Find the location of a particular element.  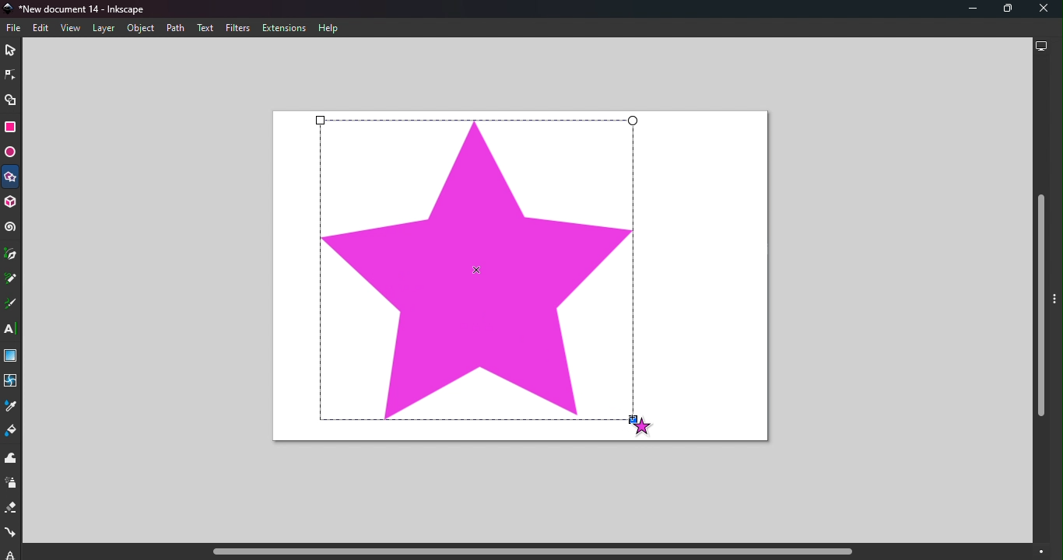

Dropper tool is located at coordinates (9, 409).